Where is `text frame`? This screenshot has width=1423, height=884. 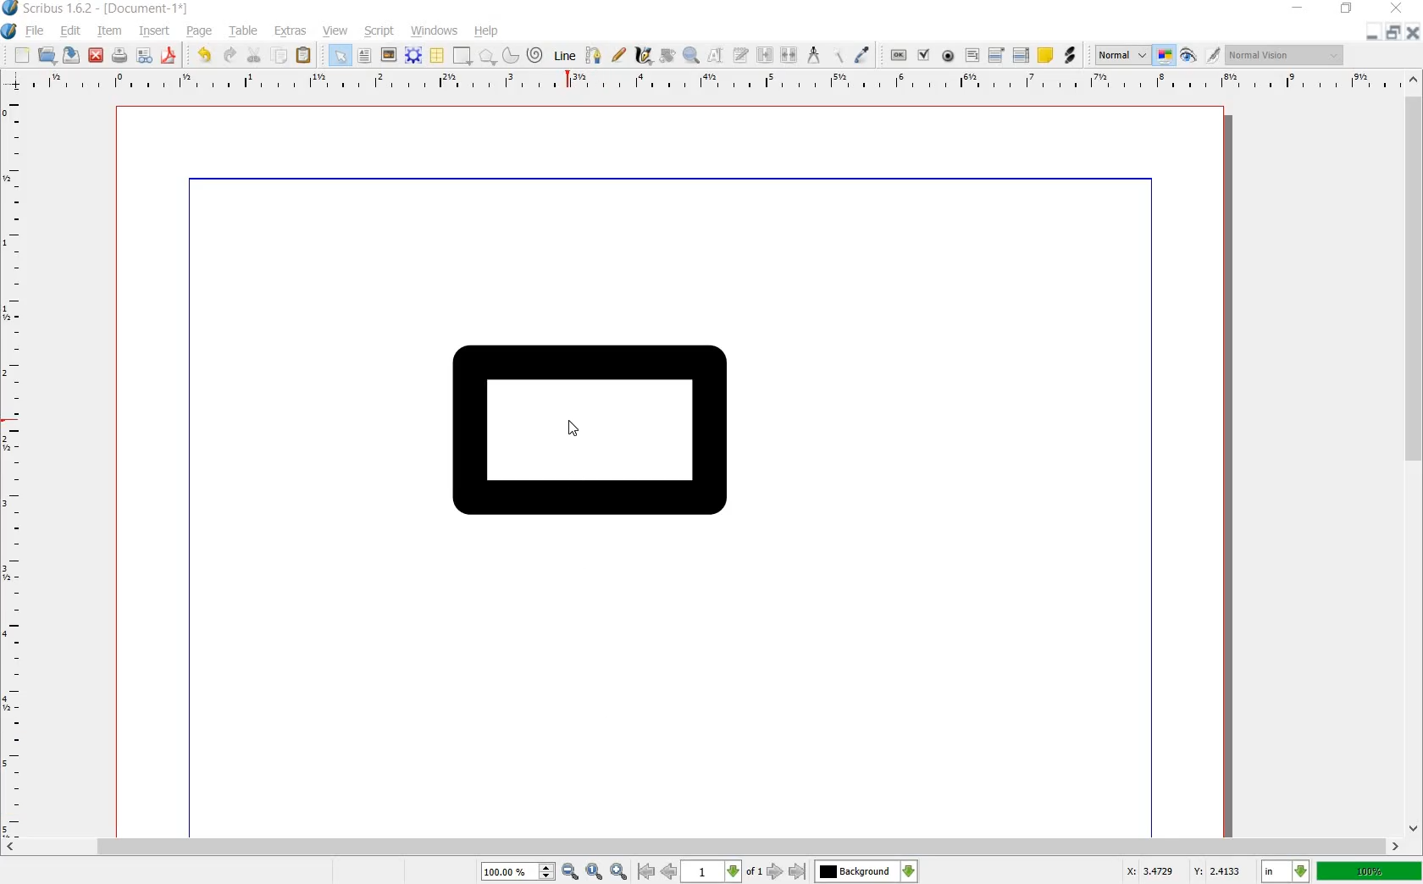 text frame is located at coordinates (363, 56).